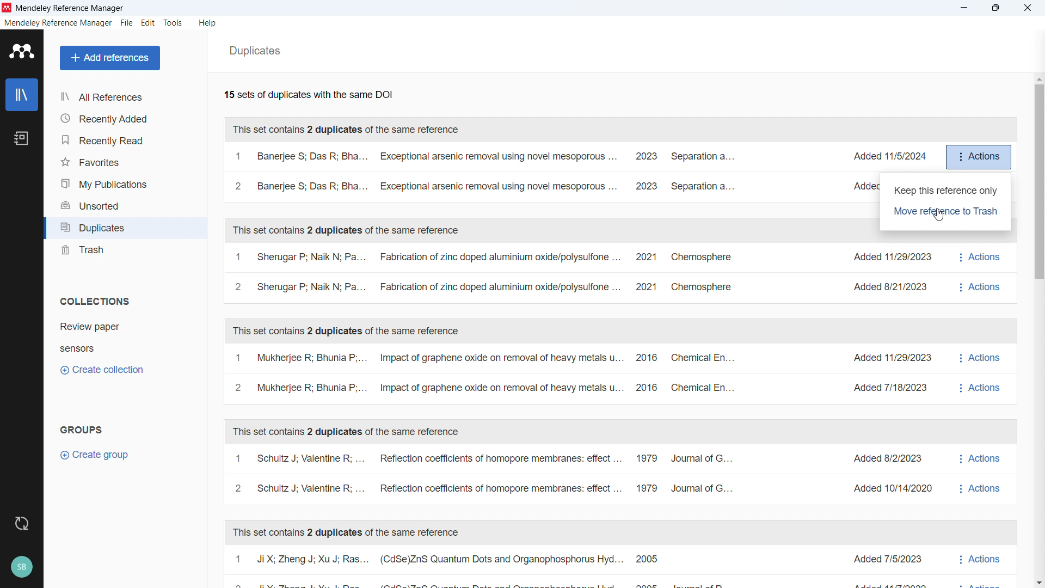  What do you see at coordinates (127, 22) in the screenshot?
I see `File ` at bounding box center [127, 22].